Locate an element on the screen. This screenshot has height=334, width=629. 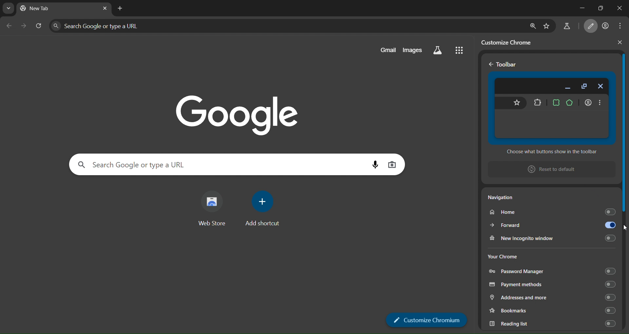
back is located at coordinates (490, 65).